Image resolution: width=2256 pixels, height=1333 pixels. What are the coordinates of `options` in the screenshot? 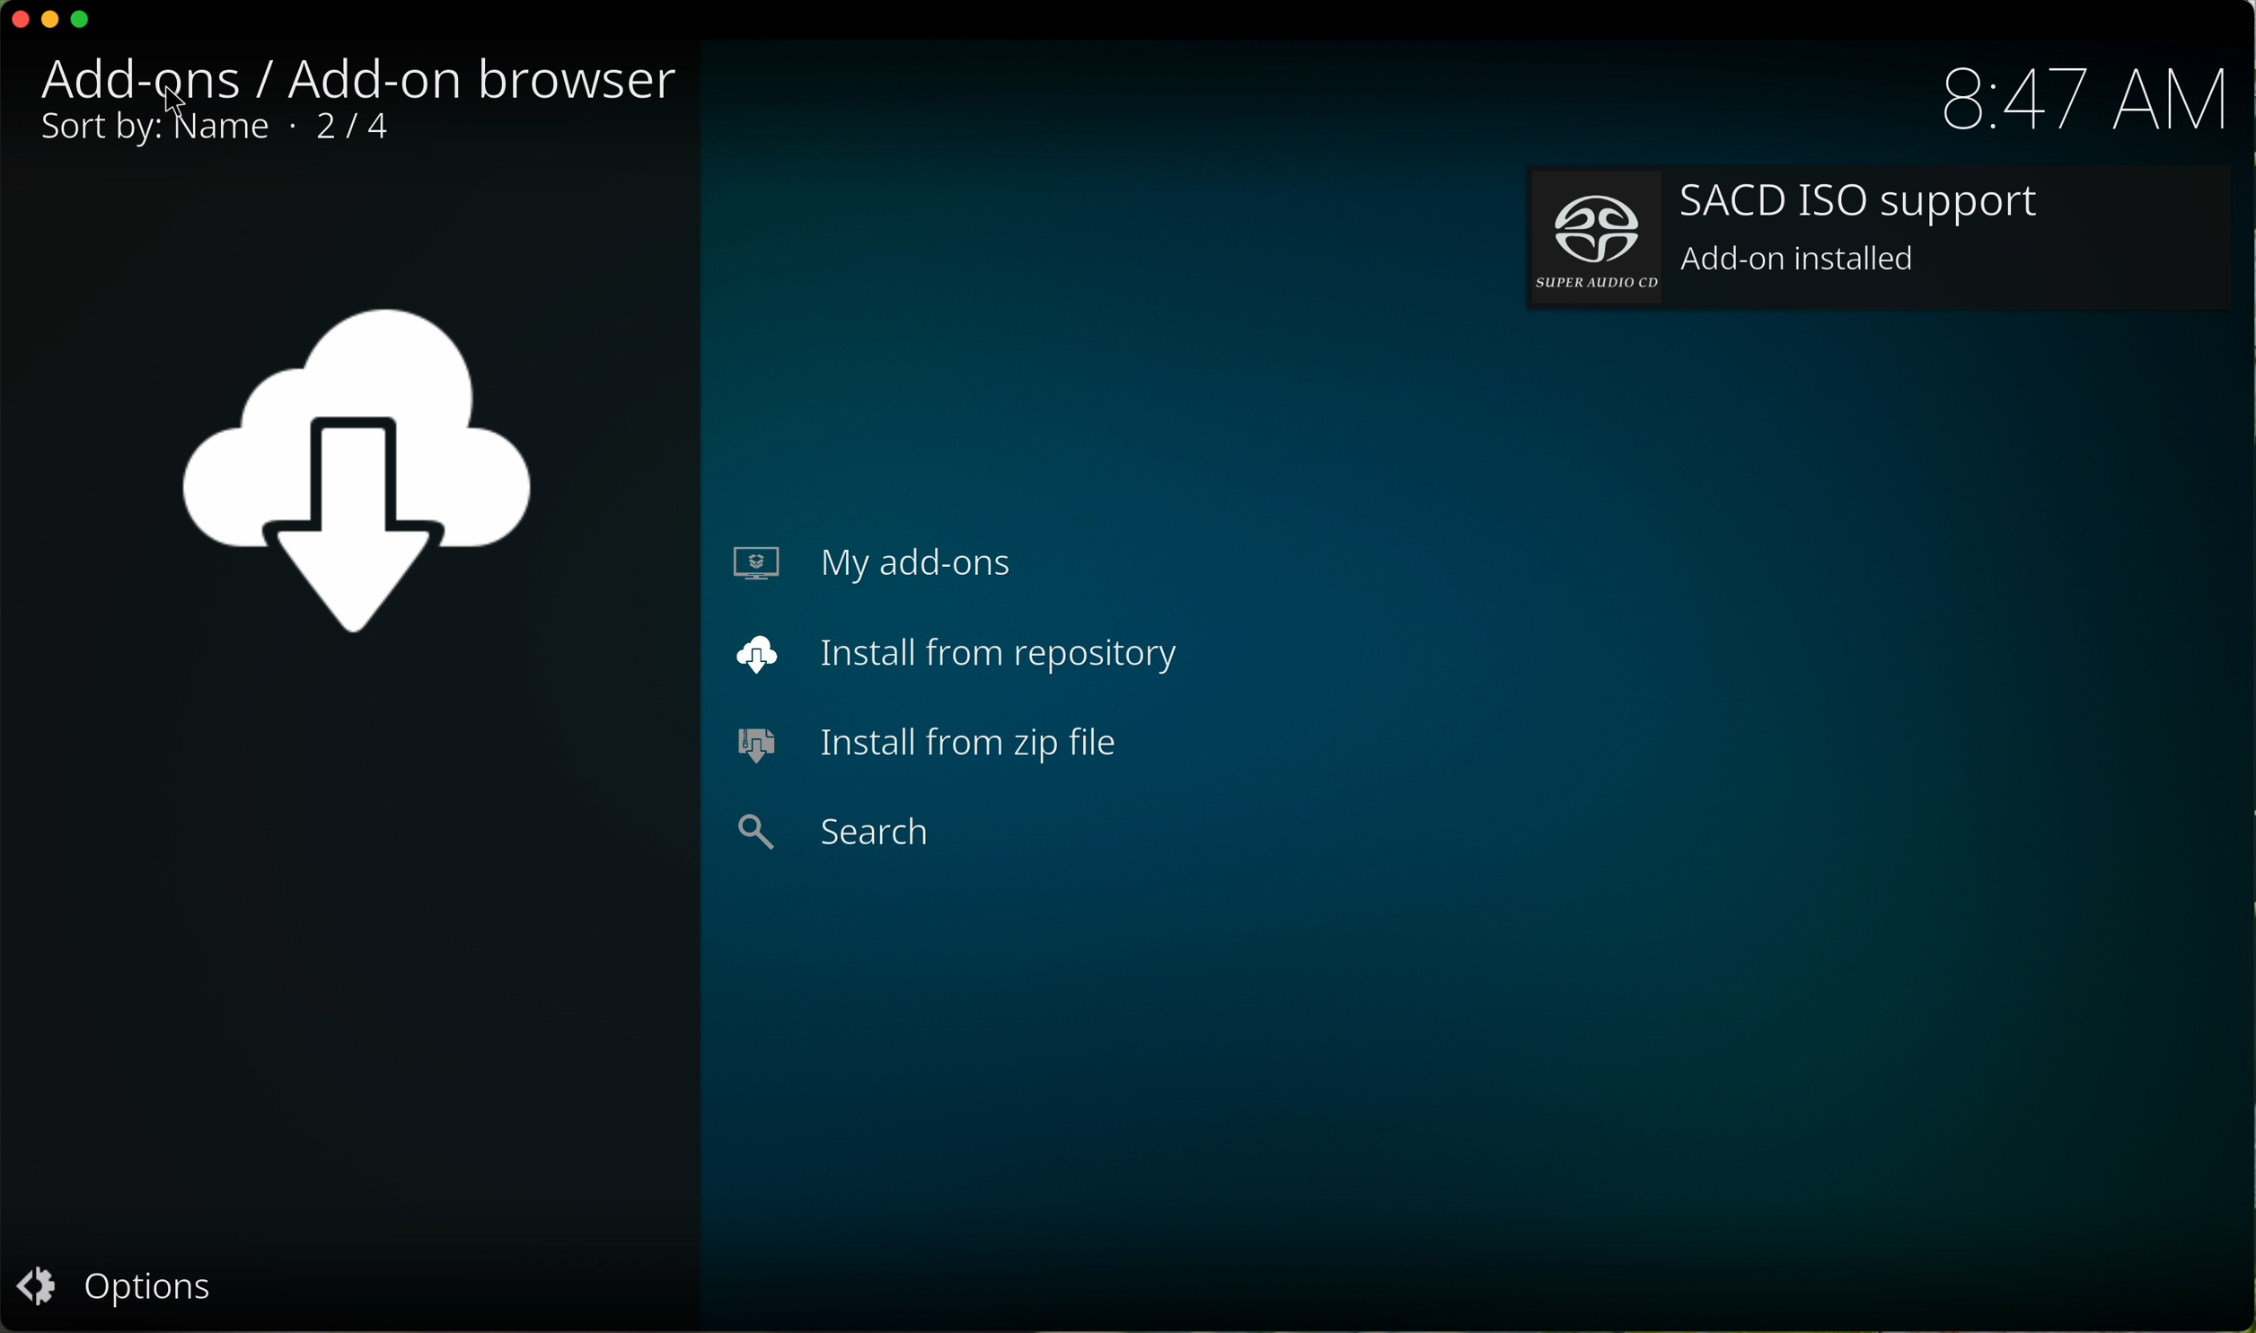 It's located at (132, 1281).